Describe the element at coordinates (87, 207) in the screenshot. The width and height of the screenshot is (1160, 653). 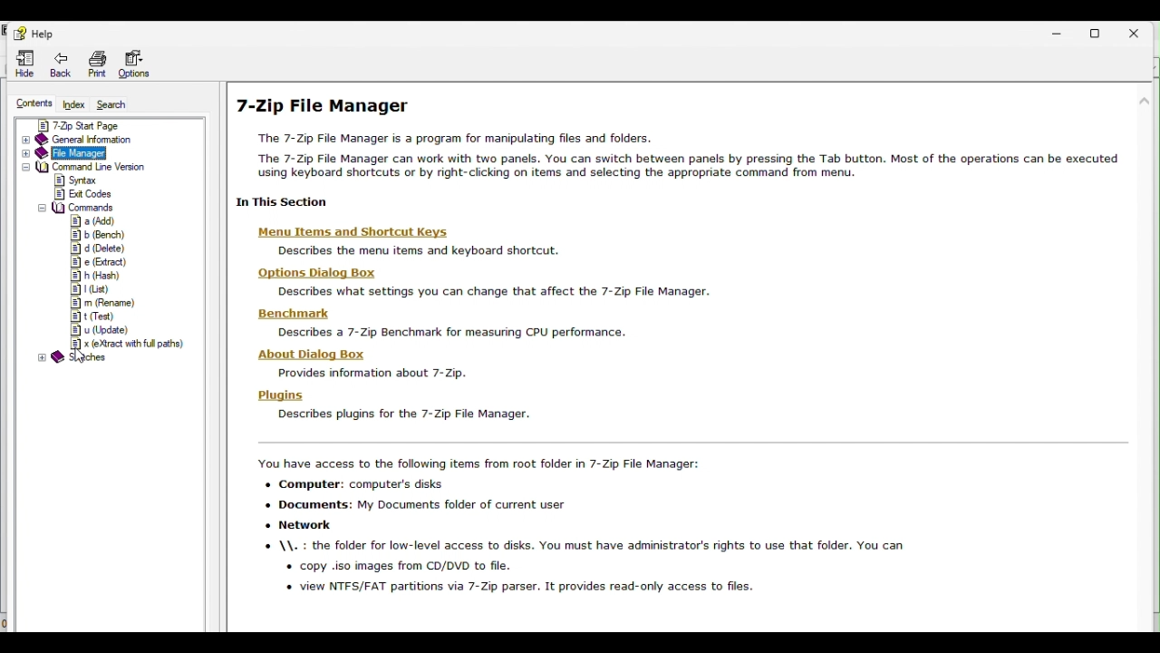
I see `Commands` at that location.